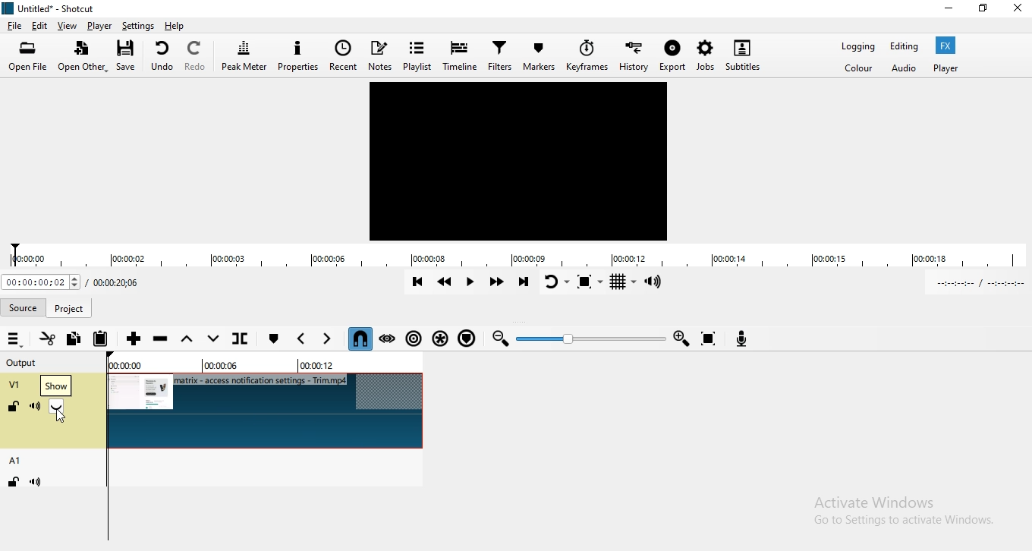  I want to click on Next marker, so click(329, 338).